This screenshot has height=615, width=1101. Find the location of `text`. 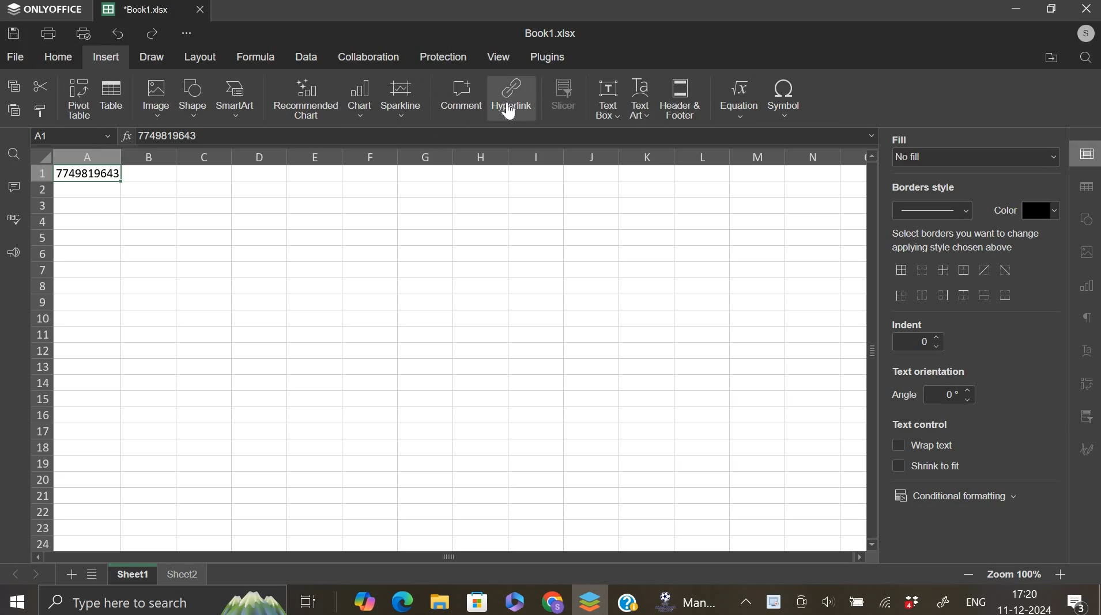

text is located at coordinates (965, 240).